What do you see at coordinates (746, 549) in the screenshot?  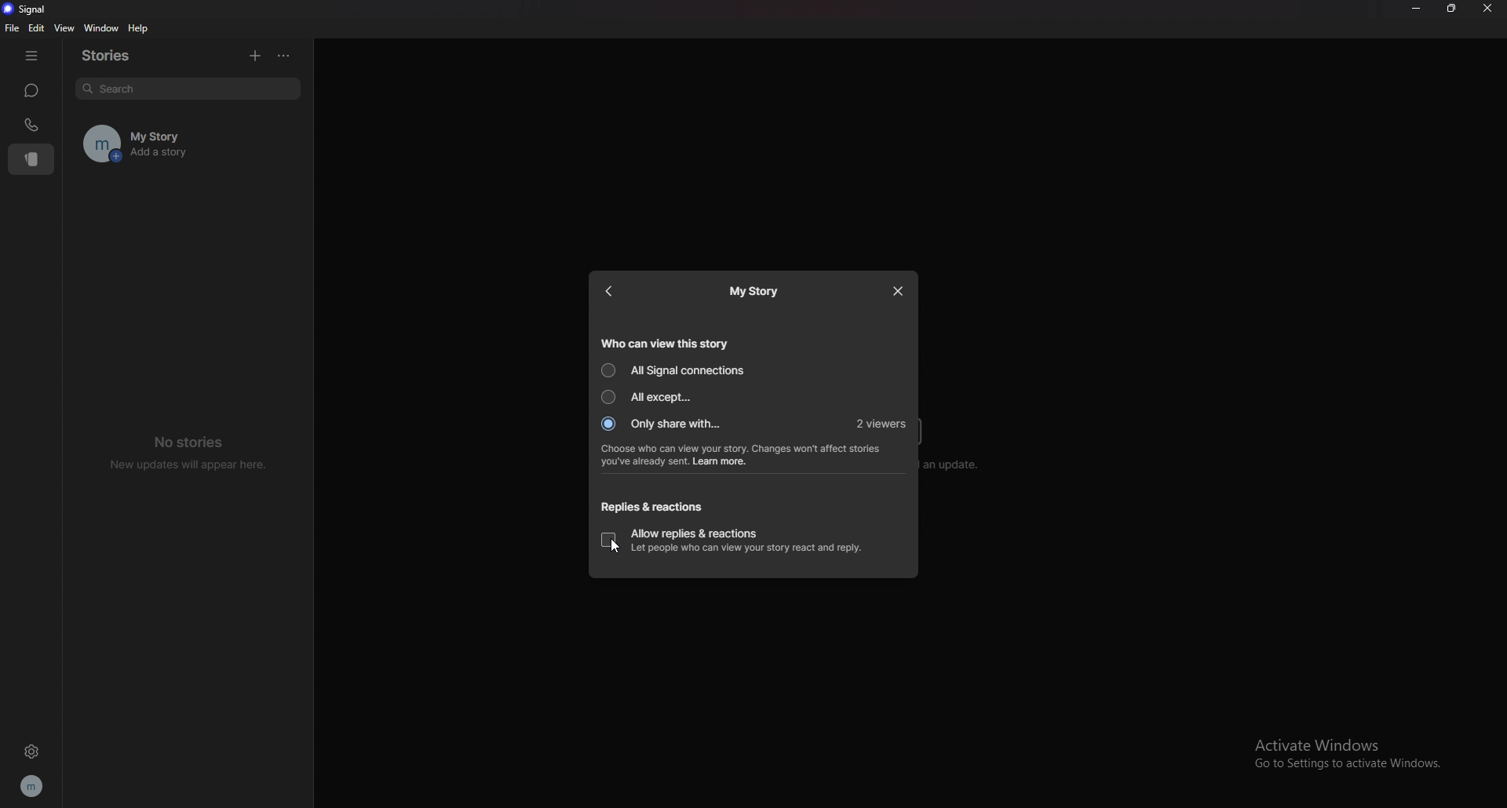 I see `Let people who can view your story react and reply.` at bounding box center [746, 549].